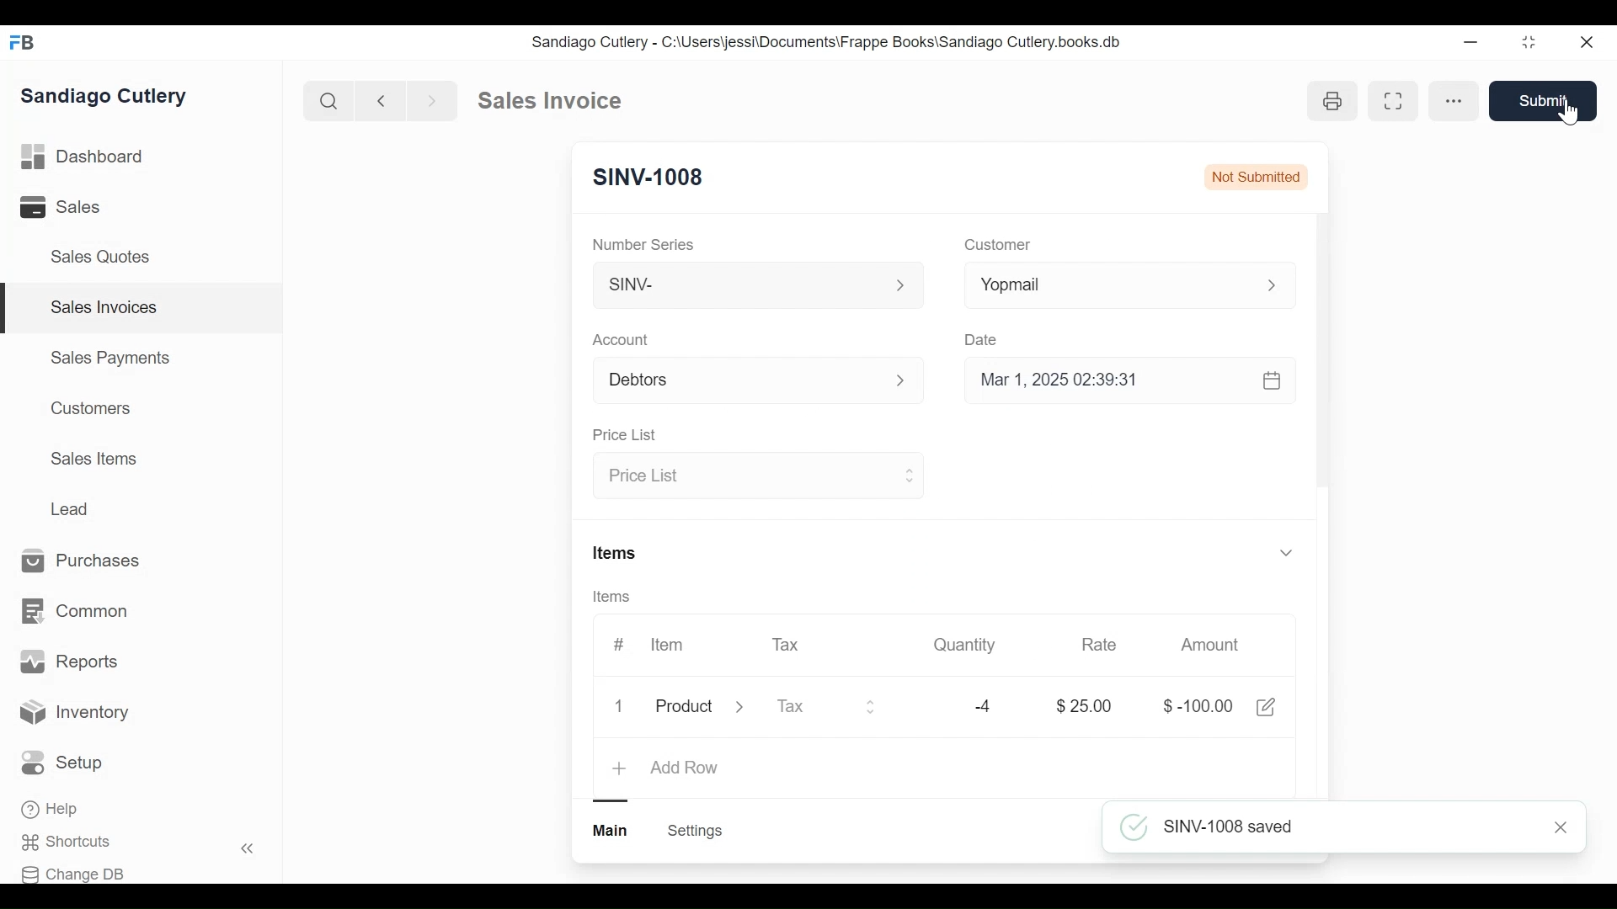 This screenshot has height=909, width=1617. What do you see at coordinates (248, 848) in the screenshot?
I see `Hide sidebar` at bounding box center [248, 848].